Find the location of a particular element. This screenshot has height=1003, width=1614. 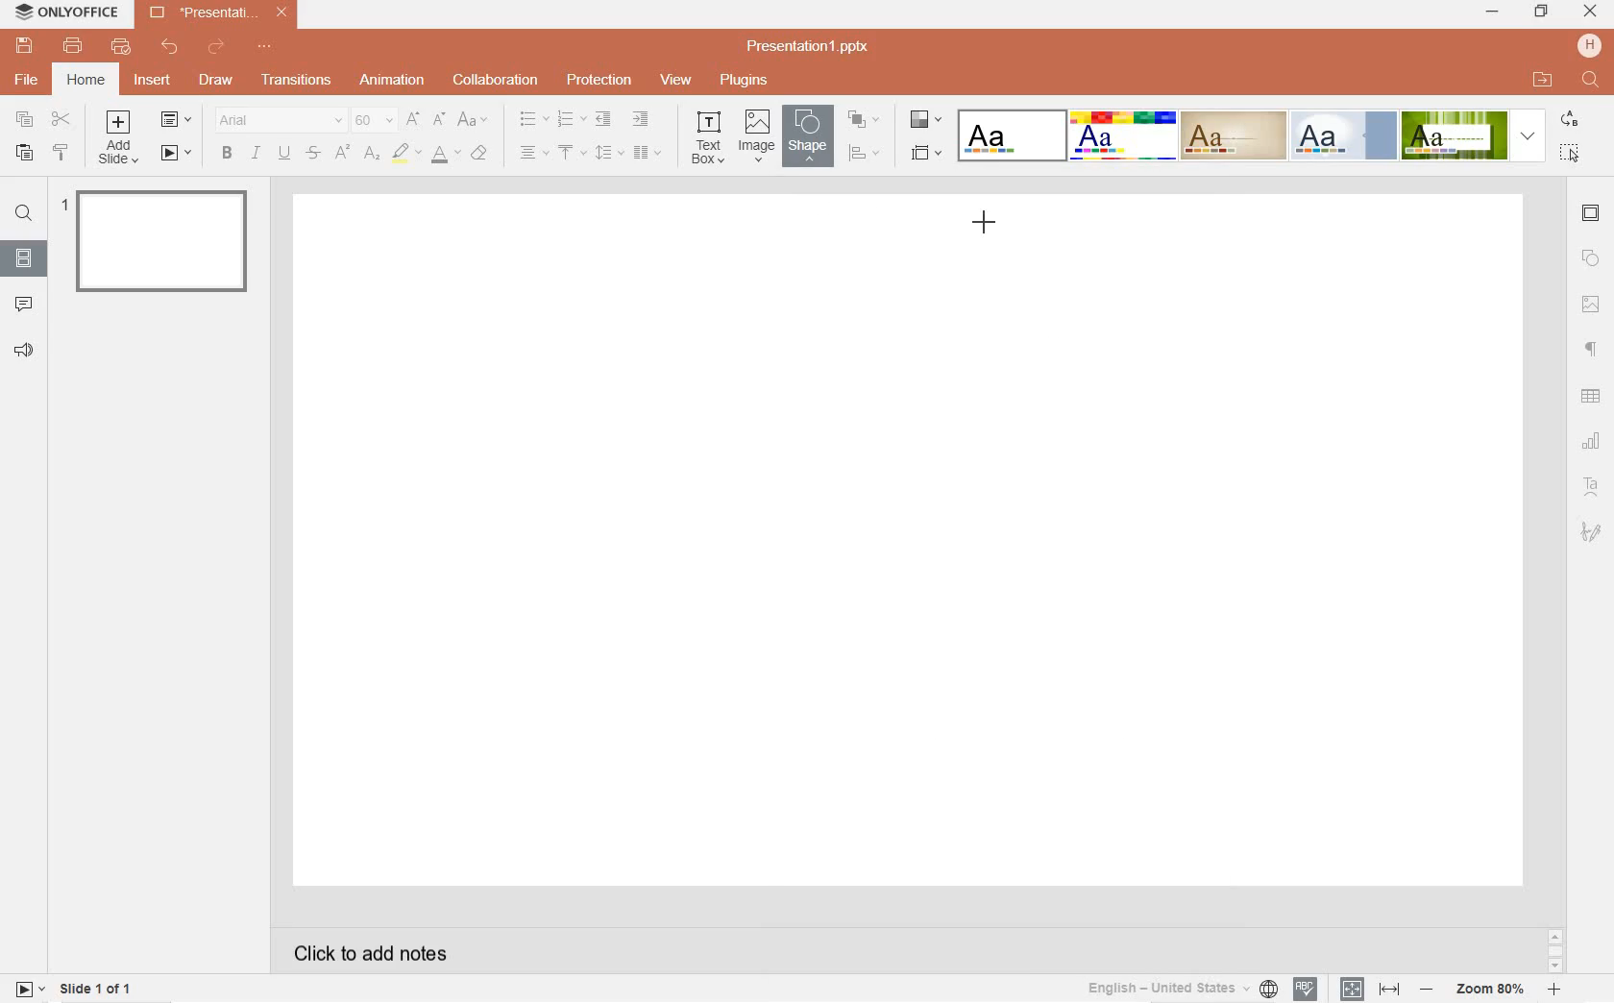

chart settings is located at coordinates (1593, 441).